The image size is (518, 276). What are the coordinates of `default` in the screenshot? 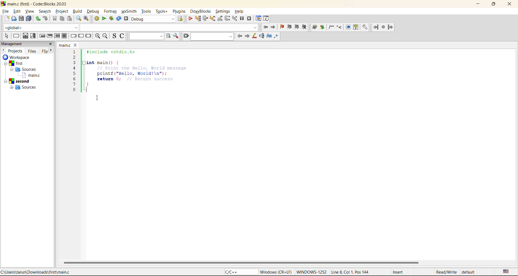 It's located at (472, 272).